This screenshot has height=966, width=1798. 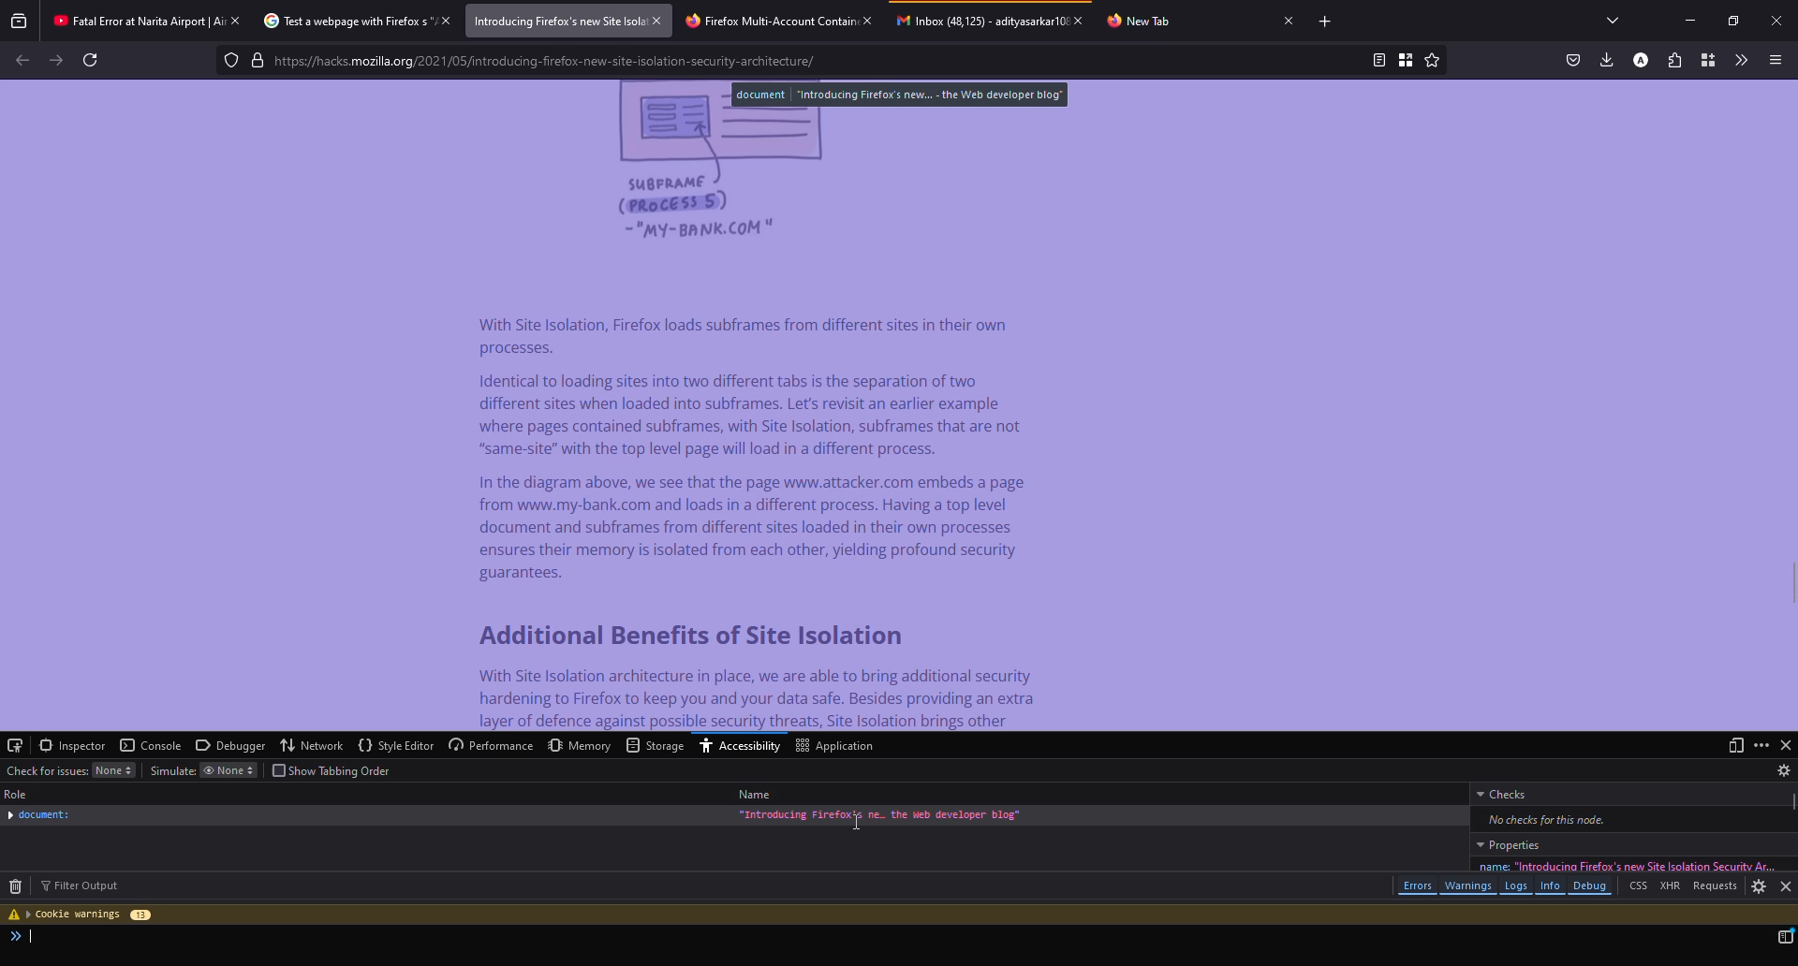 What do you see at coordinates (22, 59) in the screenshot?
I see `back` at bounding box center [22, 59].